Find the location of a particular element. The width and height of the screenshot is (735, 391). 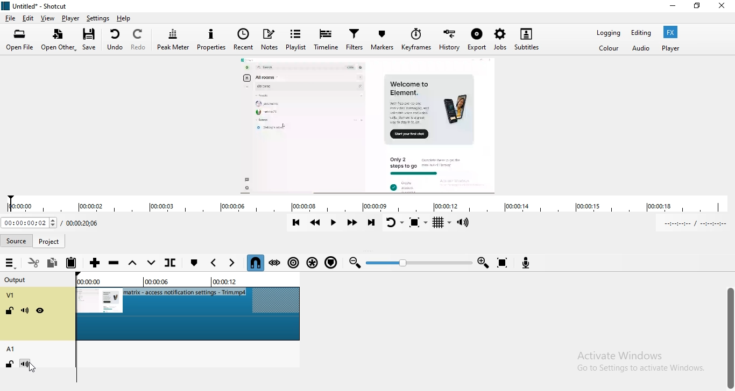

Split at playhead is located at coordinates (171, 263).